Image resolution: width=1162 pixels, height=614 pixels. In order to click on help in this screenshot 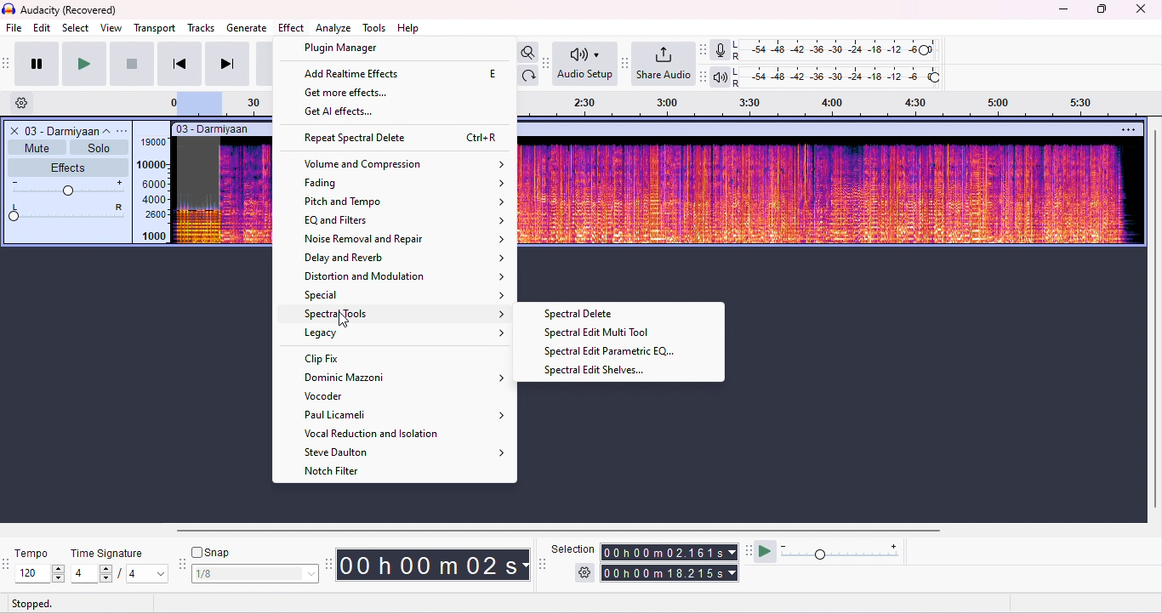, I will do `click(410, 27)`.